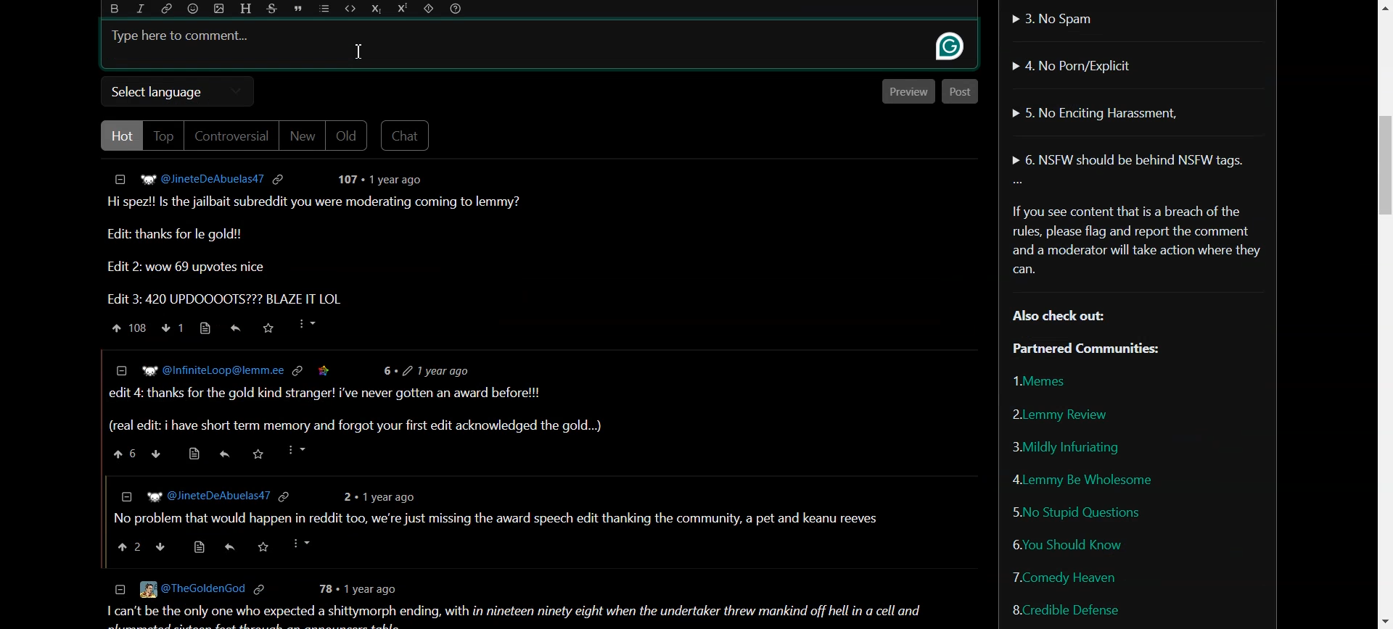  Describe the element at coordinates (456, 9) in the screenshot. I see `Formatting Help` at that location.